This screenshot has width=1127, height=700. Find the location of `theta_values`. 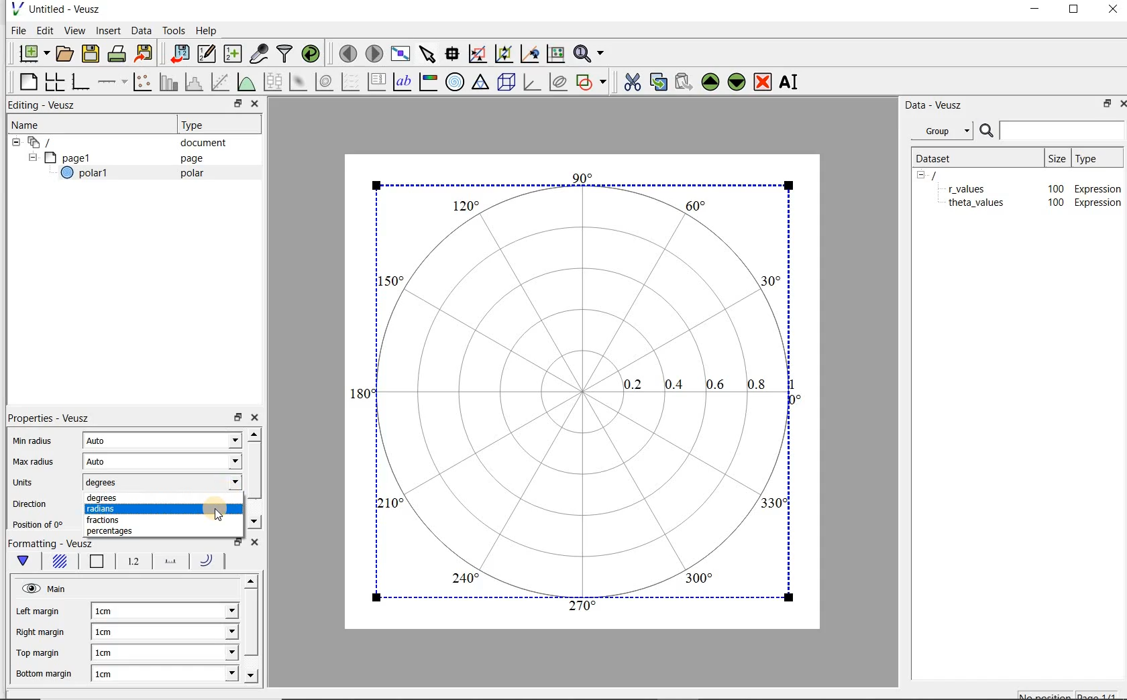

theta_values is located at coordinates (979, 205).